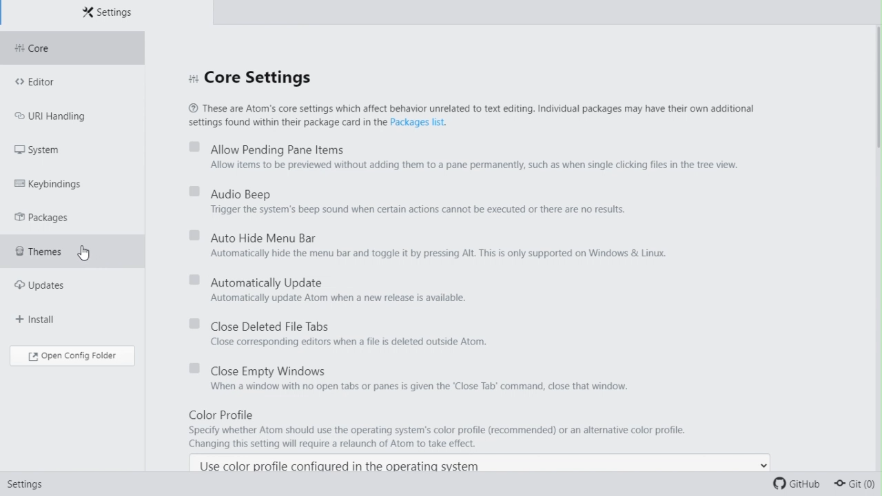 Image resolution: width=882 pixels, height=496 pixels. Describe the element at coordinates (416, 380) in the screenshot. I see `Clothes empty Windows` at that location.